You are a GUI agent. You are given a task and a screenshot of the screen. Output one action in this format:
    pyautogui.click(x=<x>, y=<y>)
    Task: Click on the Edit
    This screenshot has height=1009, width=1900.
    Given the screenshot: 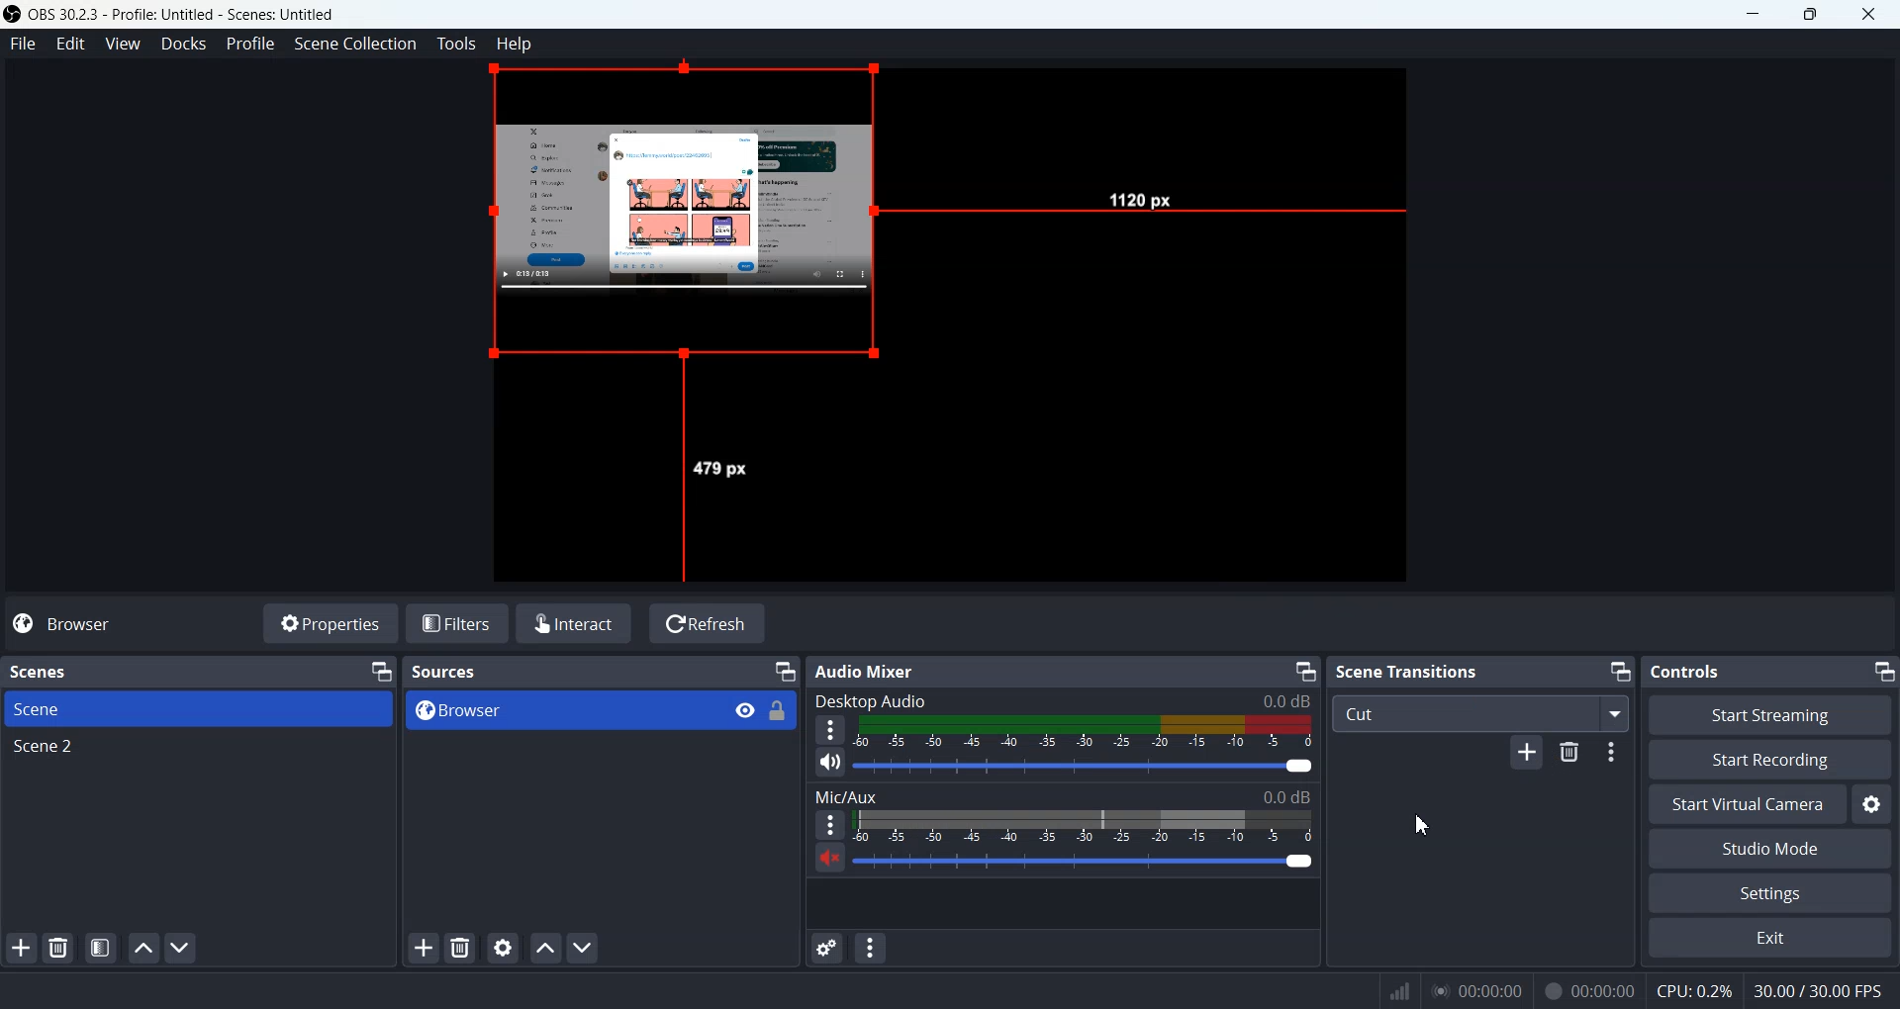 What is the action you would take?
    pyautogui.click(x=71, y=44)
    